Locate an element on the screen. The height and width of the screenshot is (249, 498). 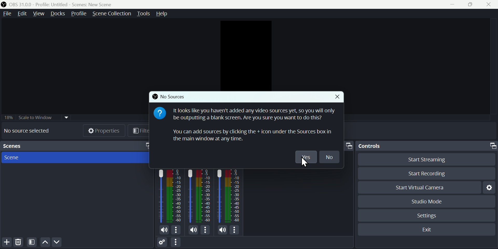
Delete is located at coordinates (19, 242).